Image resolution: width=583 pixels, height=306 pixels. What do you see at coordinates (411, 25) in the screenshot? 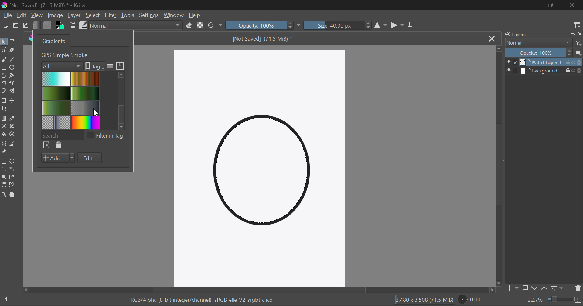
I see `Crop` at bounding box center [411, 25].